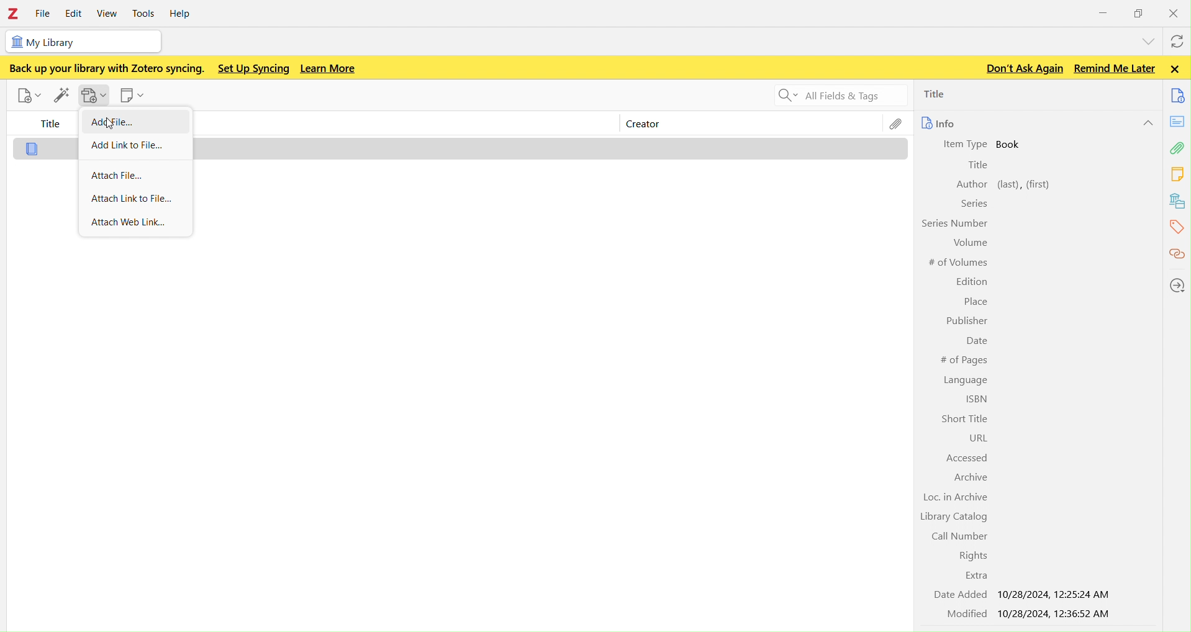  What do you see at coordinates (954, 224) in the screenshot?
I see `Series Number` at bounding box center [954, 224].